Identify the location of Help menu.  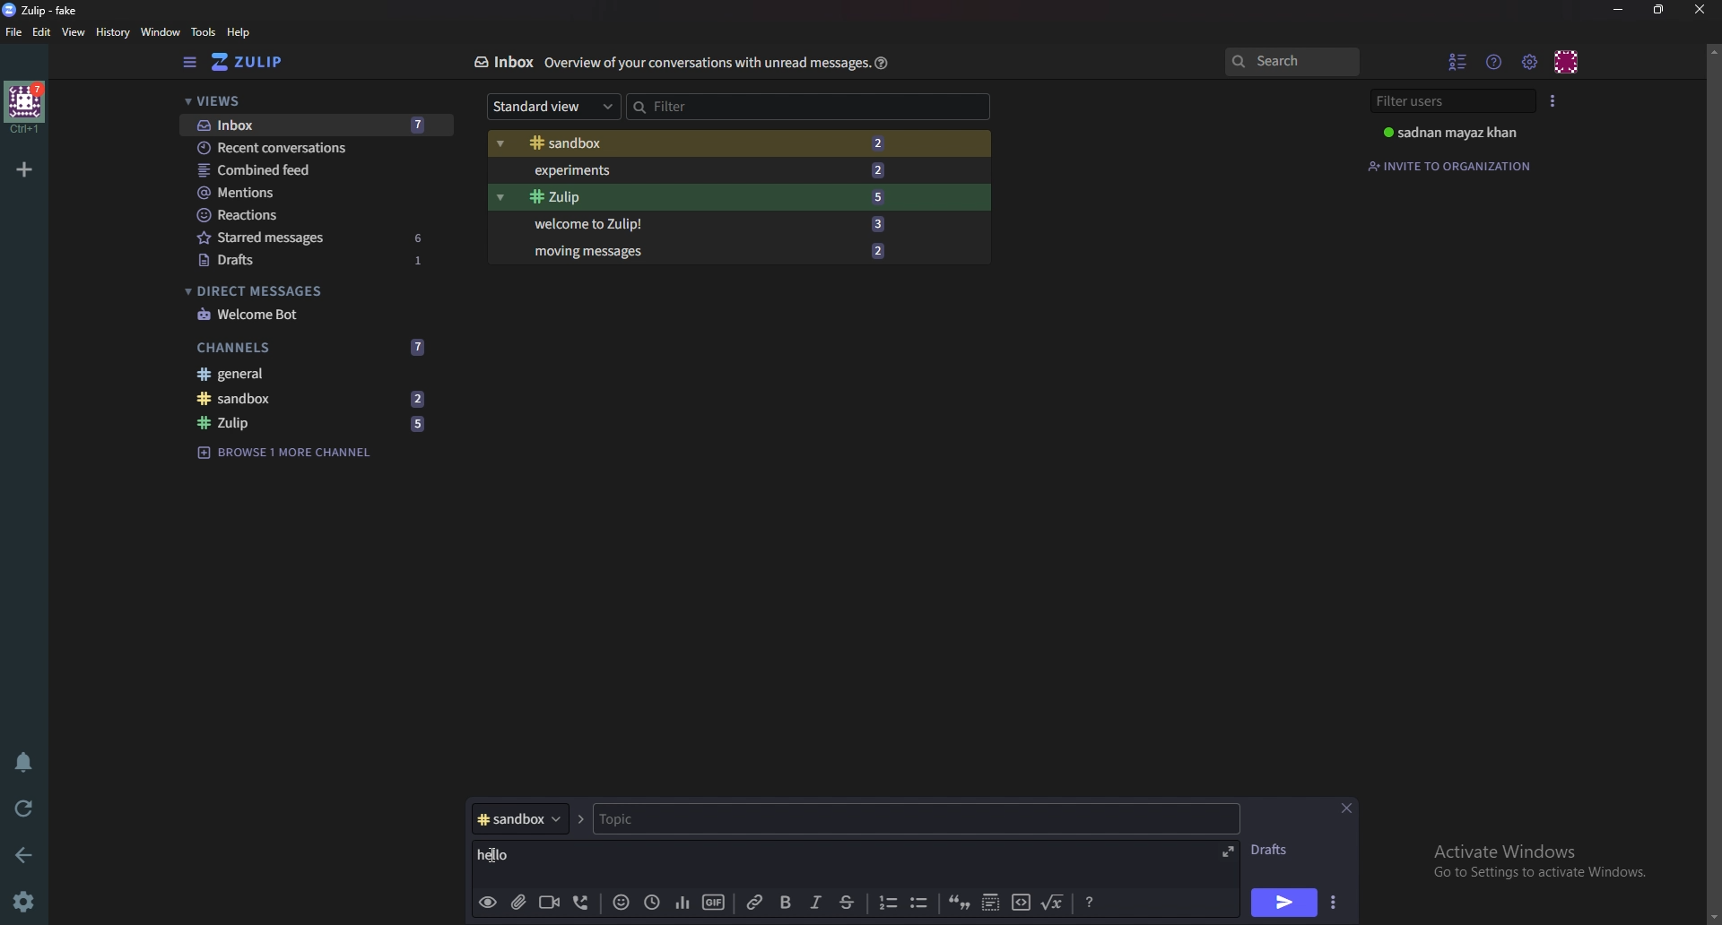
(1495, 62).